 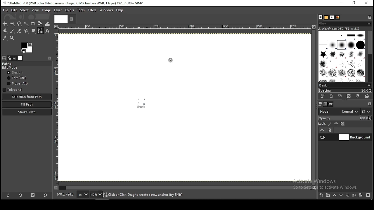 I want to click on fill path, so click(x=27, y=104).